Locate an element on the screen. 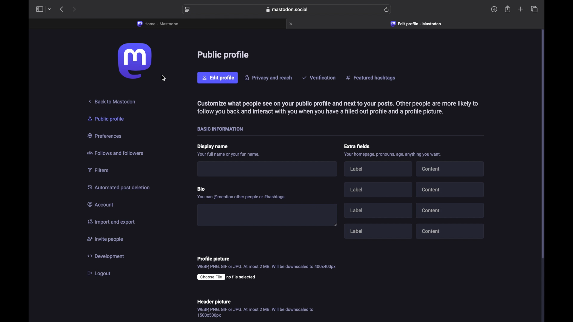  profile picture is located at coordinates (213, 258).